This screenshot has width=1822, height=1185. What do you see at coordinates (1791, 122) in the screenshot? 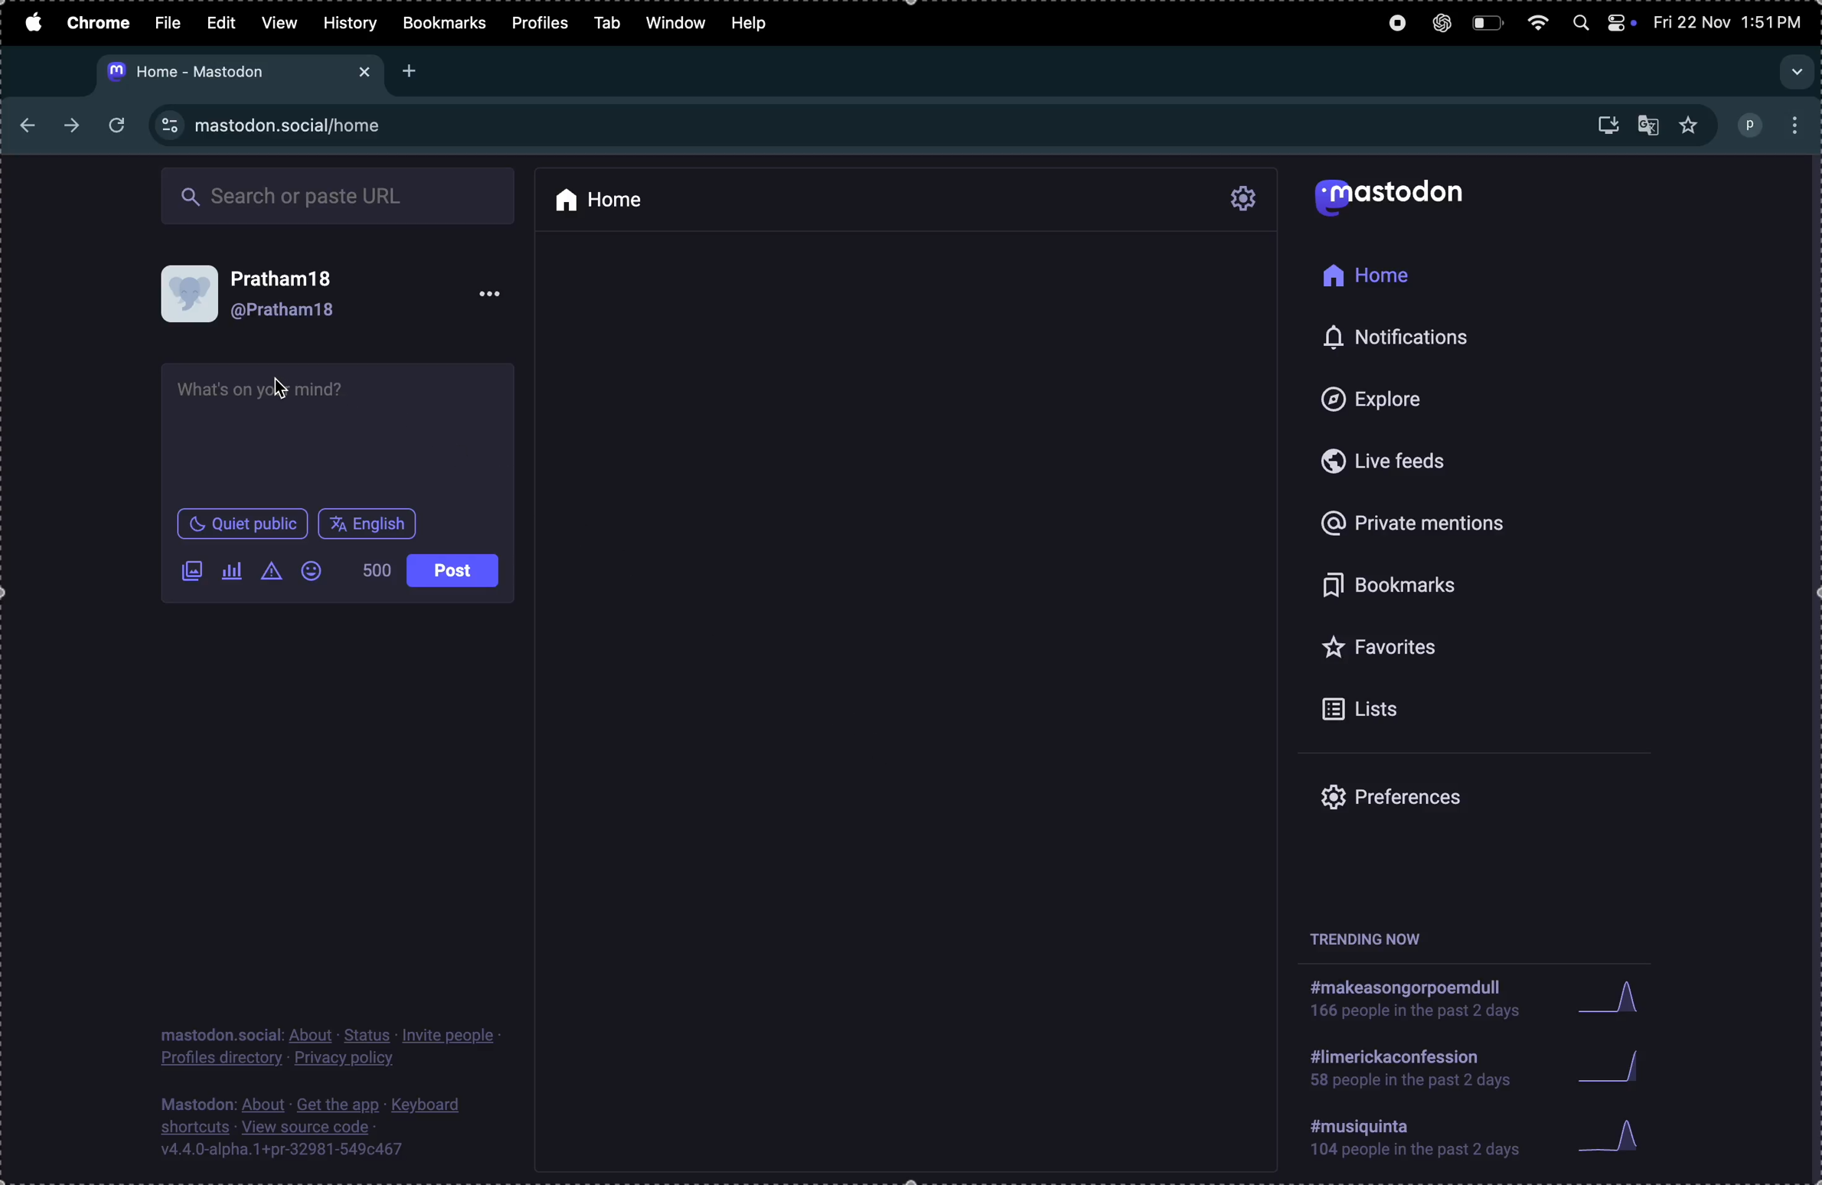
I see `options` at bounding box center [1791, 122].